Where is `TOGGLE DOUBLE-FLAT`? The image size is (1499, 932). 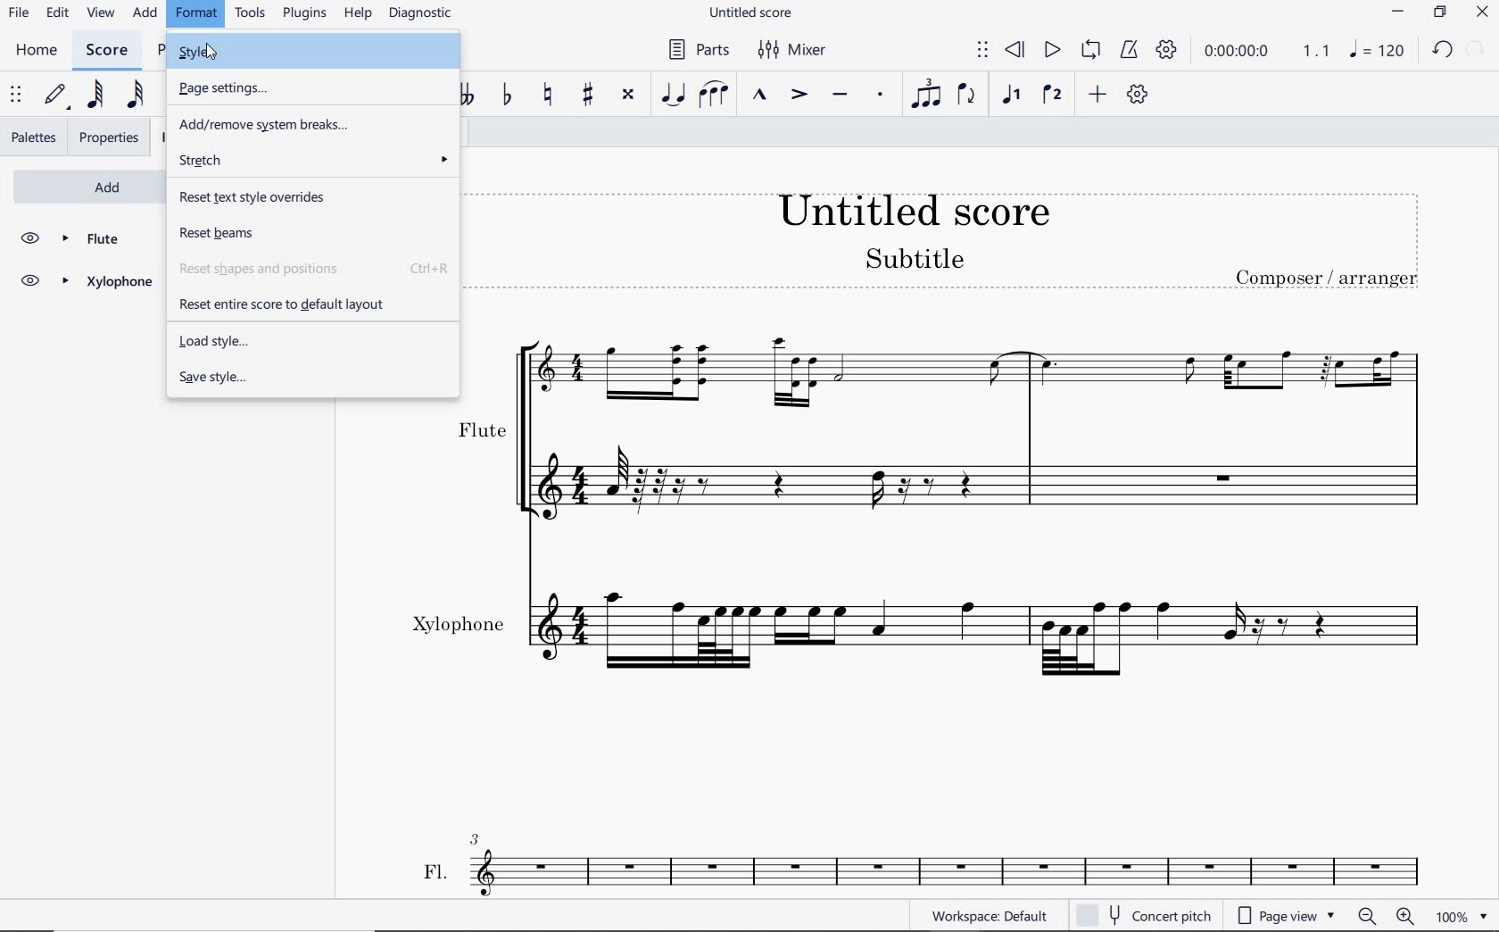 TOGGLE DOUBLE-FLAT is located at coordinates (469, 94).